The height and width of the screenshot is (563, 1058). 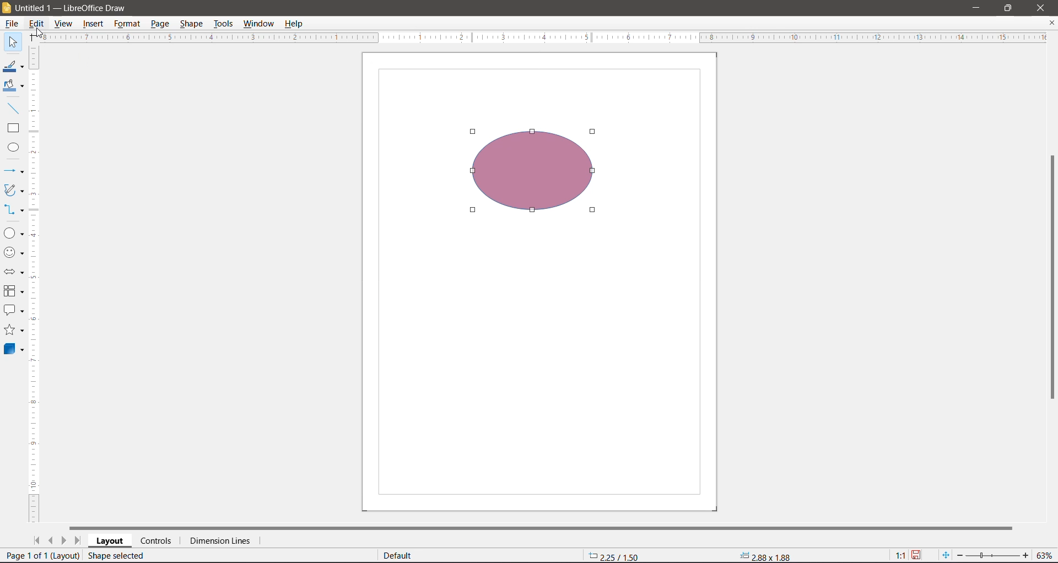 I want to click on Curves and Polygons, so click(x=14, y=191).